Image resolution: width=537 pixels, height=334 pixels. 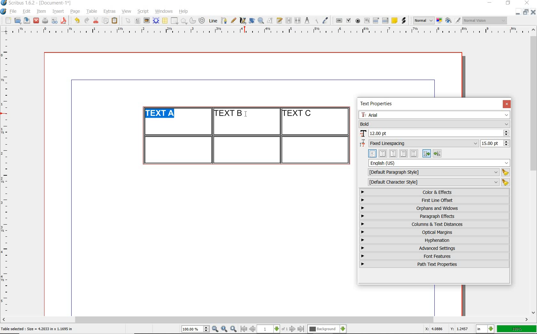 What do you see at coordinates (86, 20) in the screenshot?
I see `redo` at bounding box center [86, 20].